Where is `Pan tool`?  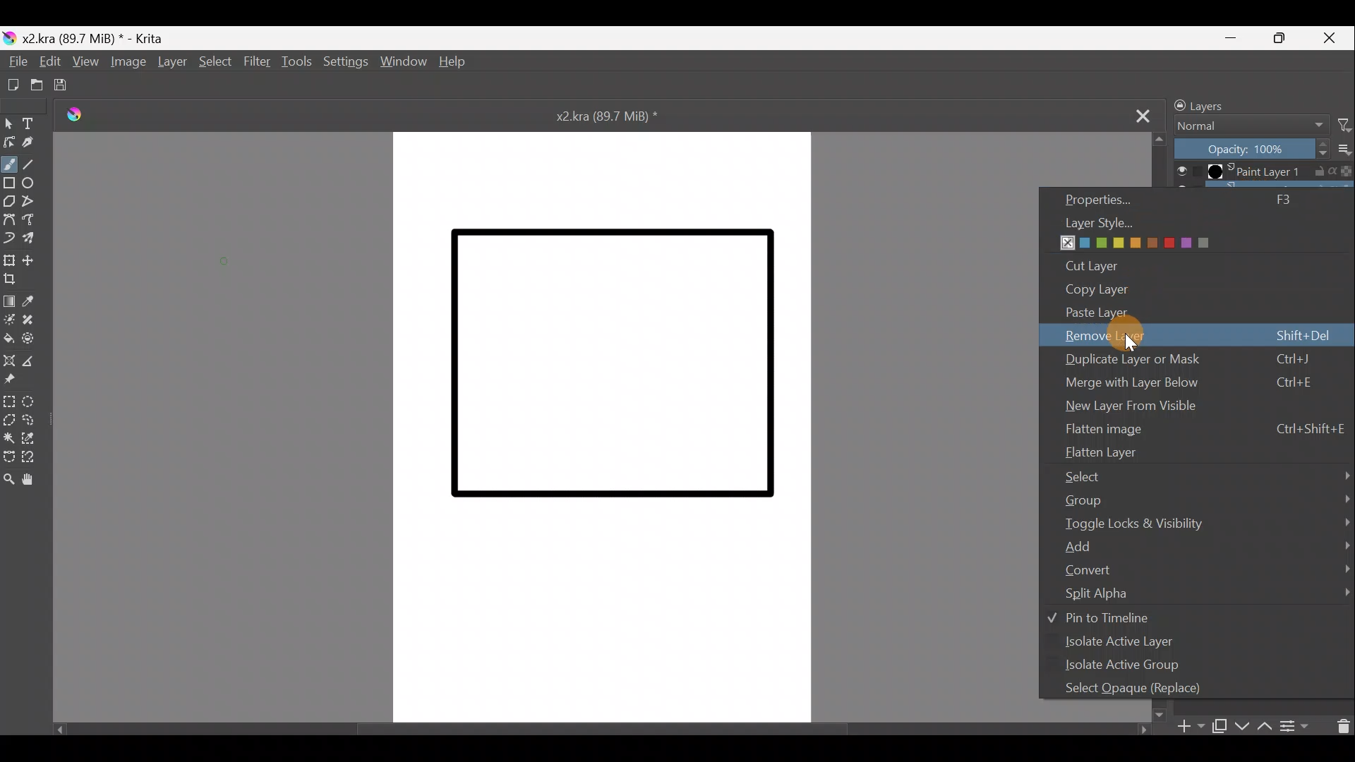 Pan tool is located at coordinates (32, 480).